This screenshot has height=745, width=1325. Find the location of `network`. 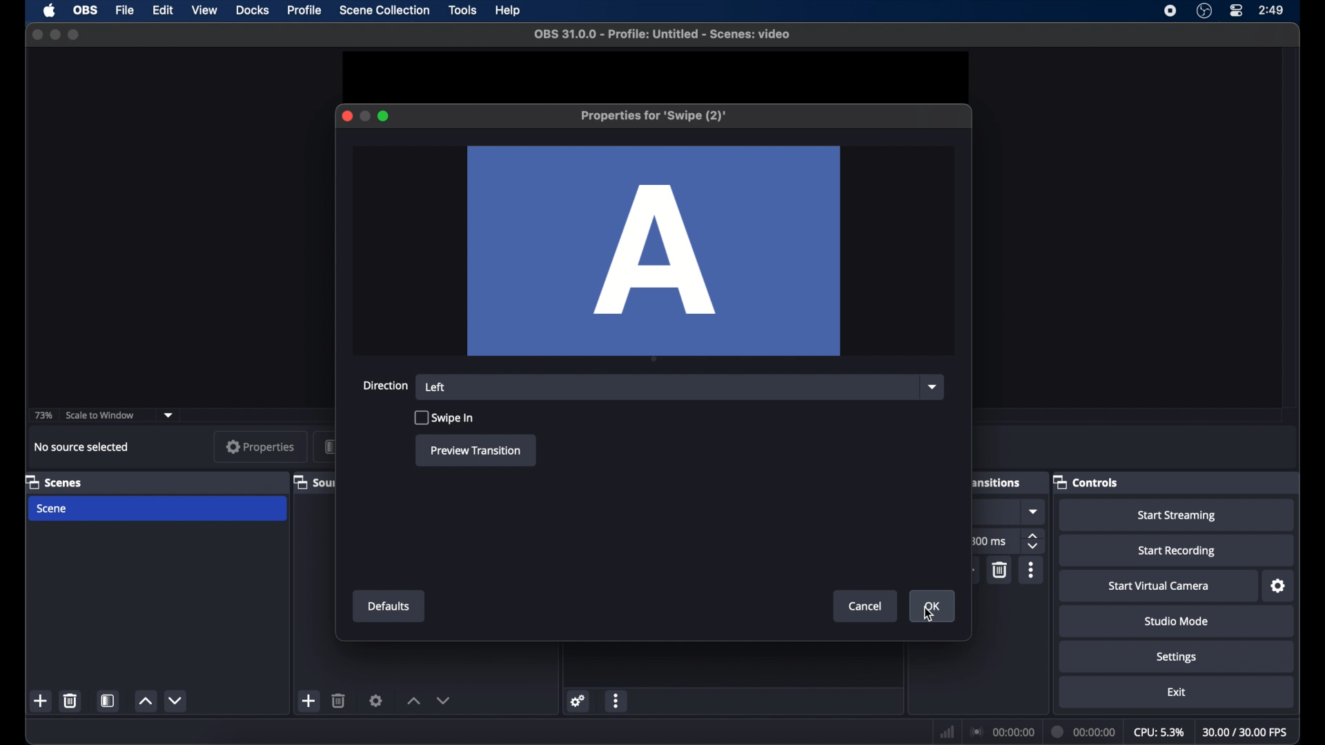

network is located at coordinates (945, 733).